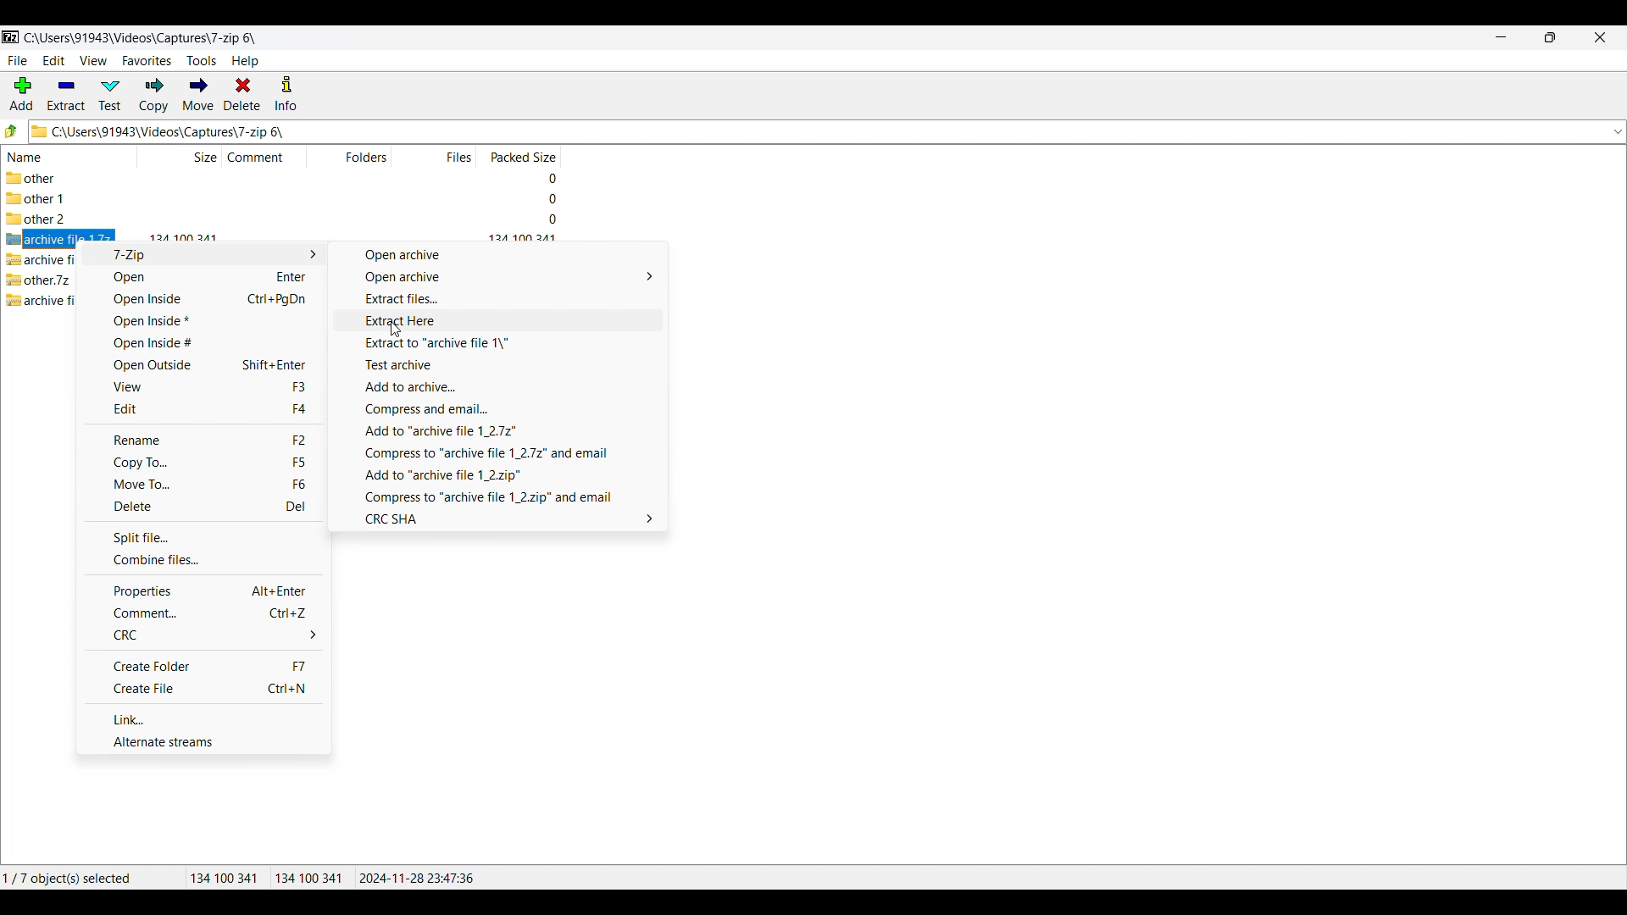  I want to click on Delete, so click(203, 507).